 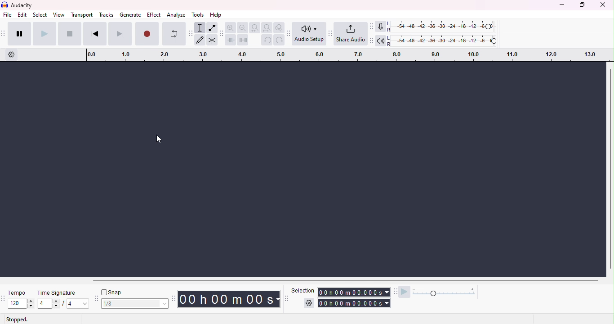 What do you see at coordinates (18, 303) in the screenshot?
I see `tempo selection` at bounding box center [18, 303].